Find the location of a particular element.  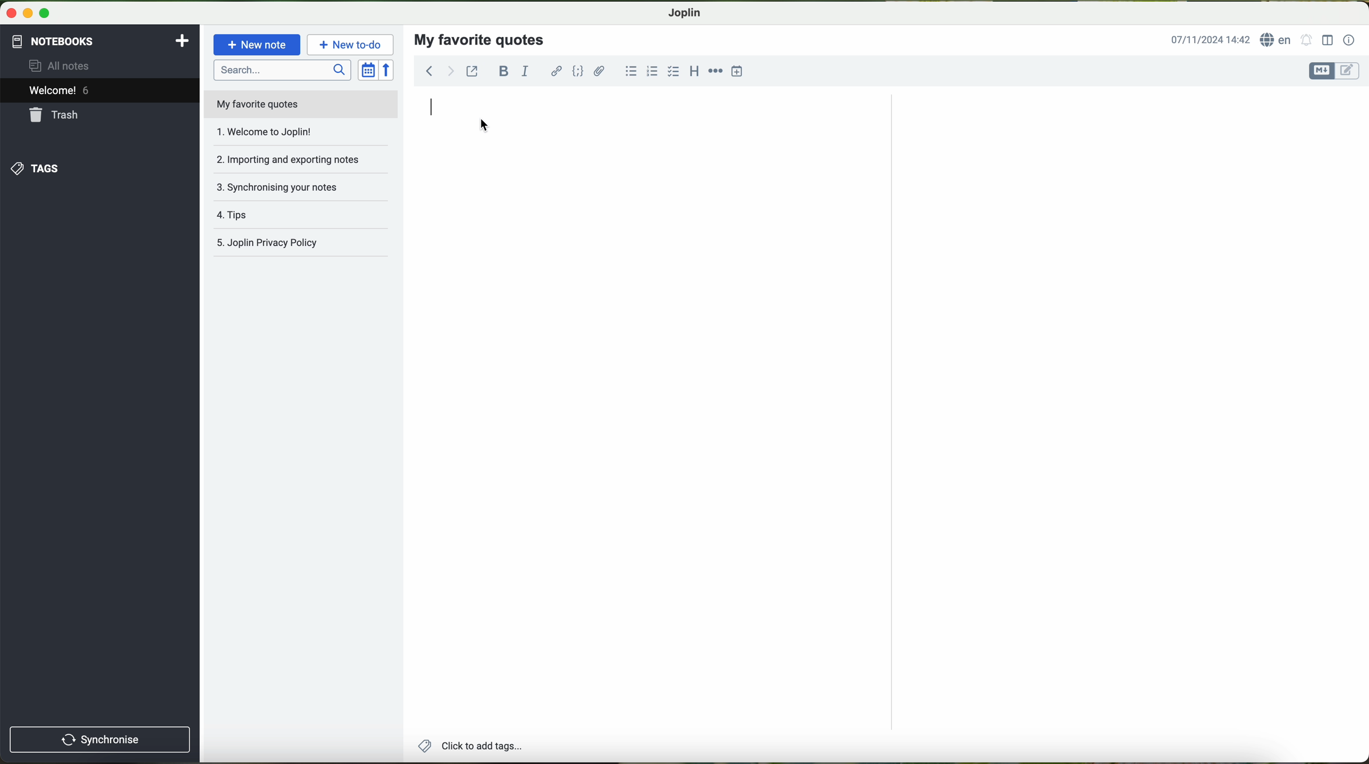

toggle editor is located at coordinates (1334, 70).